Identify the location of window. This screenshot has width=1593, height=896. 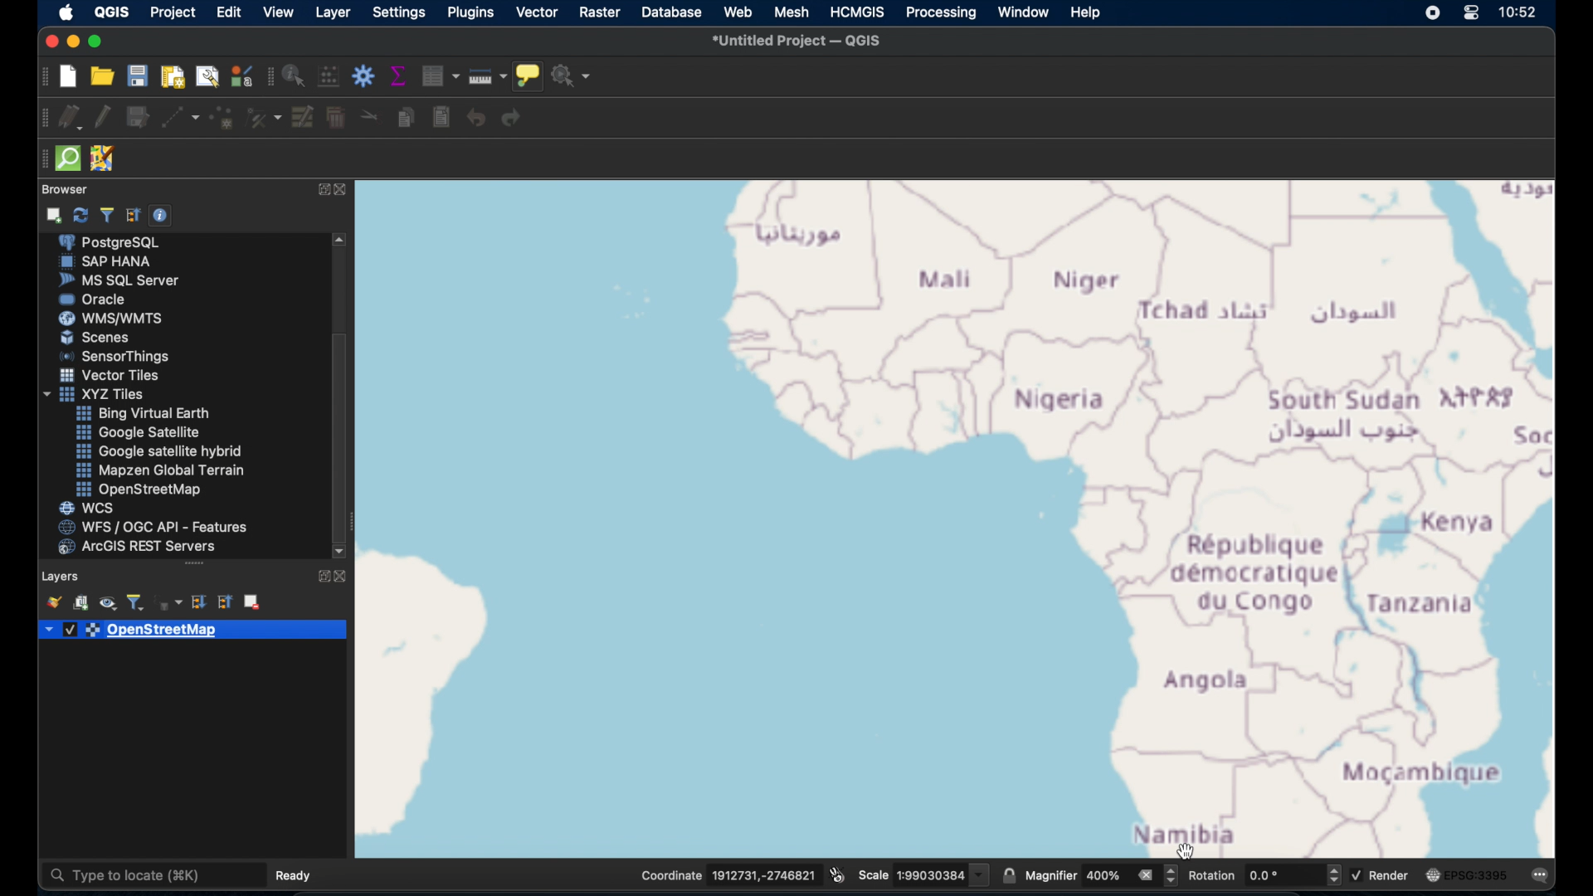
(1022, 12).